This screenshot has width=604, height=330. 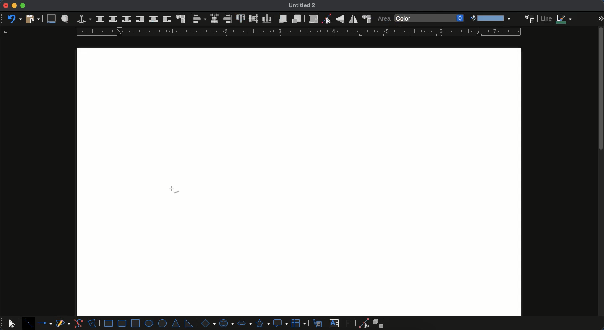 I want to click on top, so click(x=241, y=19).